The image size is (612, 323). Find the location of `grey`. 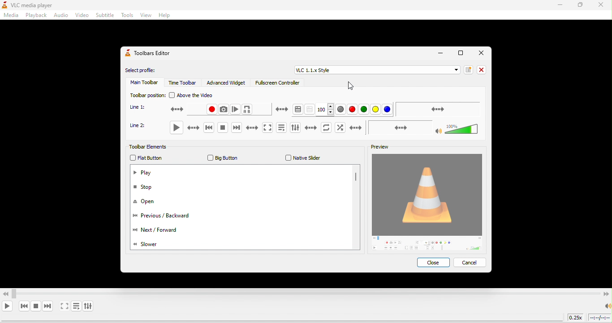

grey is located at coordinates (341, 109).